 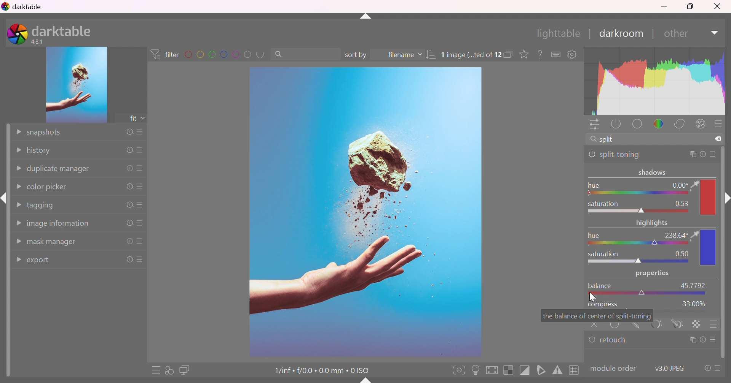 I want to click on blending options, so click(x=714, y=324).